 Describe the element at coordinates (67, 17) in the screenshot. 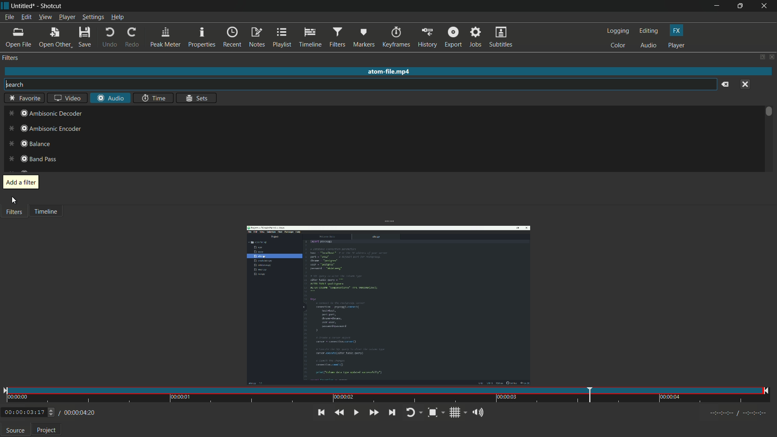

I see `player menu` at that location.